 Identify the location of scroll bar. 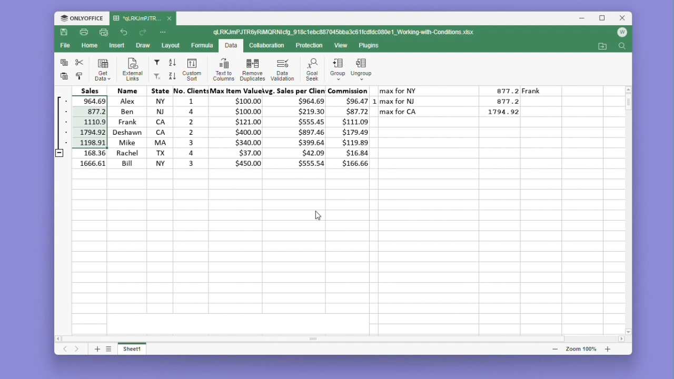
(329, 338).